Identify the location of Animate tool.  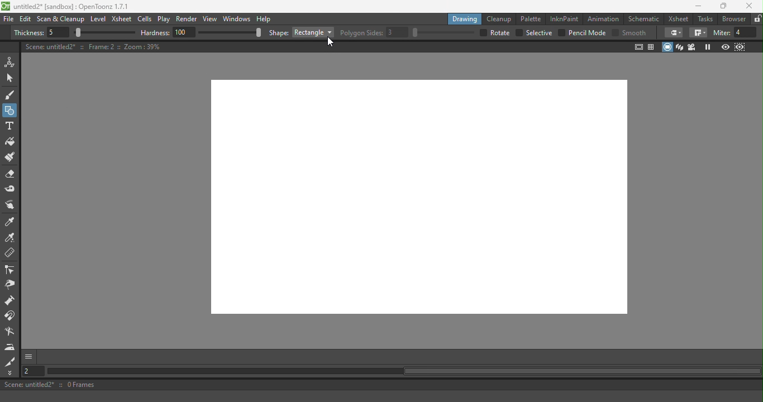
(11, 62).